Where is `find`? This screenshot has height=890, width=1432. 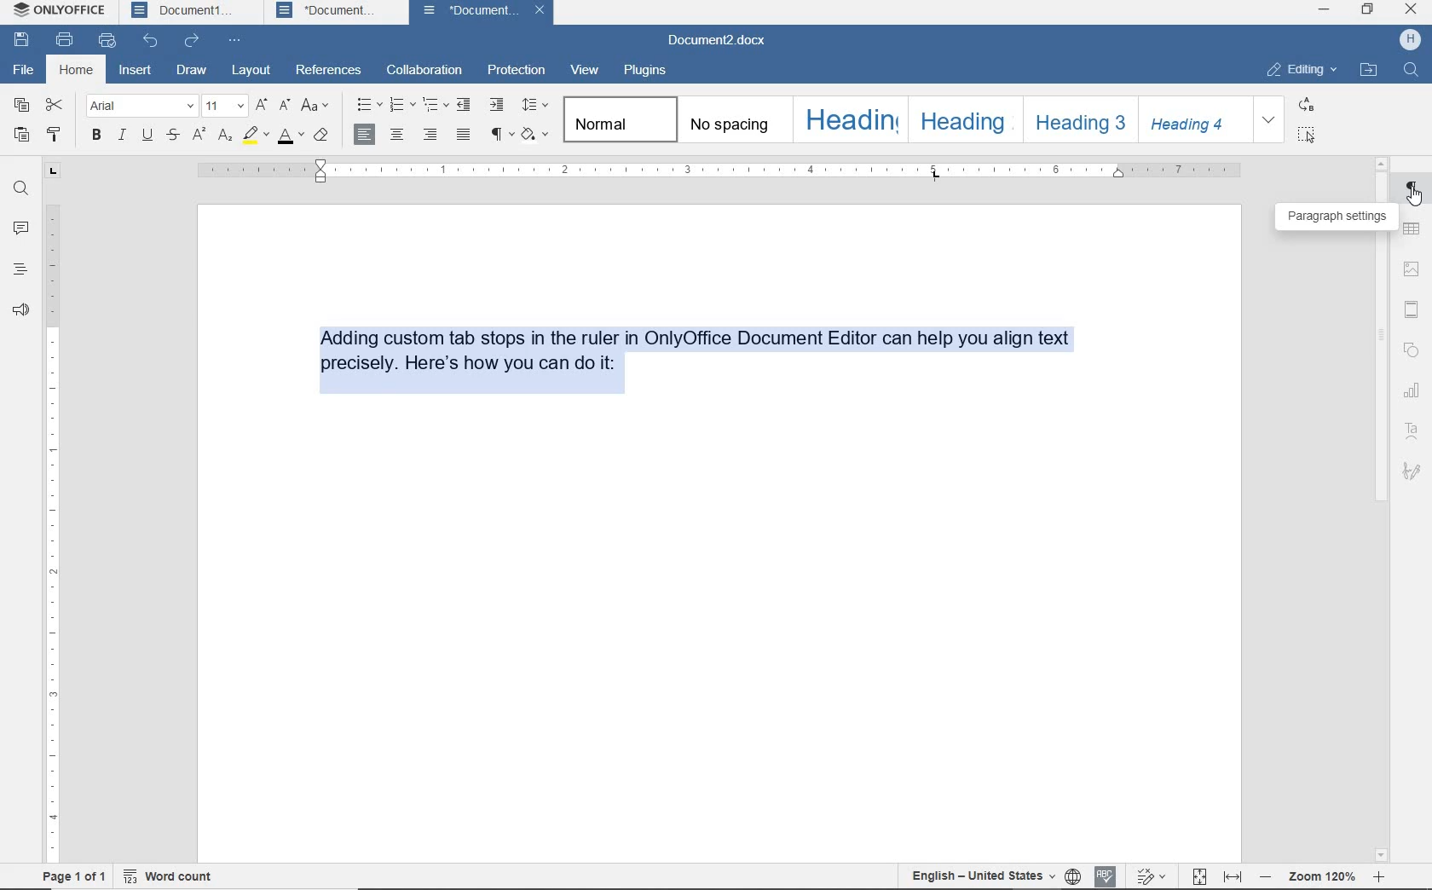 find is located at coordinates (21, 189).